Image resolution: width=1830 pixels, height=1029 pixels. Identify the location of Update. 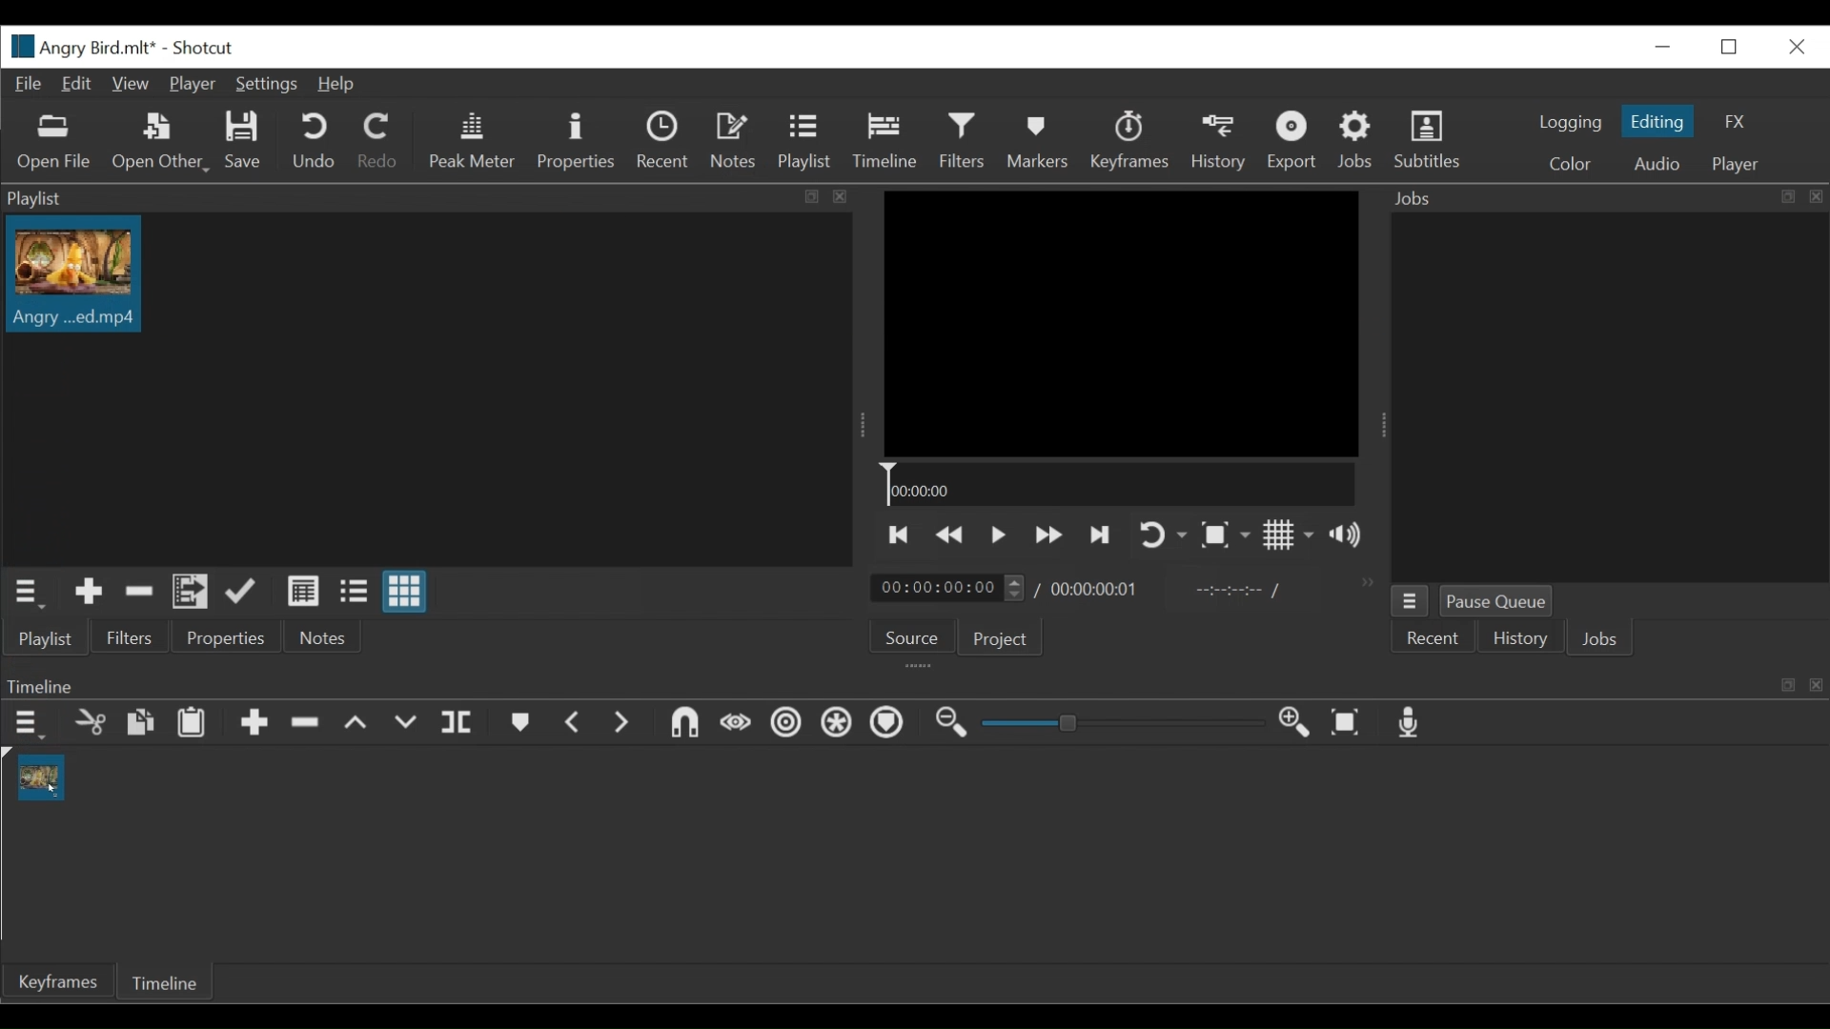
(242, 592).